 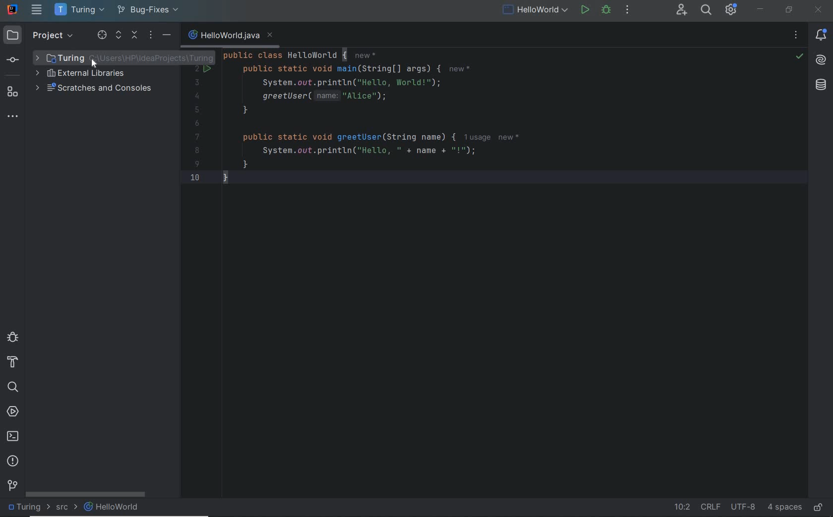 I want to click on recent files, tab options, so click(x=797, y=36).